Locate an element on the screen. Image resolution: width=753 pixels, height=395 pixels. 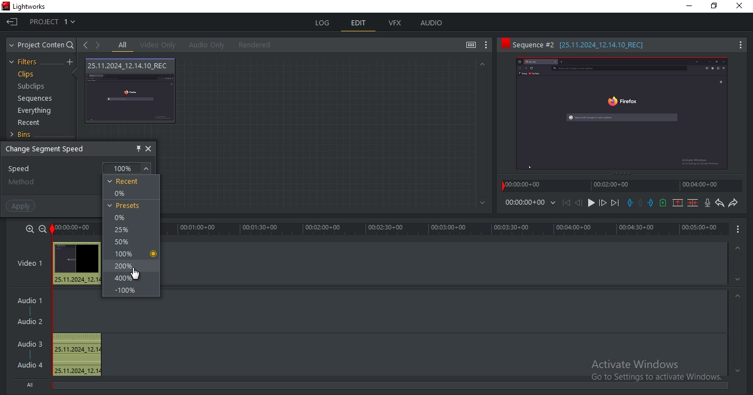
0% is located at coordinates (121, 218).